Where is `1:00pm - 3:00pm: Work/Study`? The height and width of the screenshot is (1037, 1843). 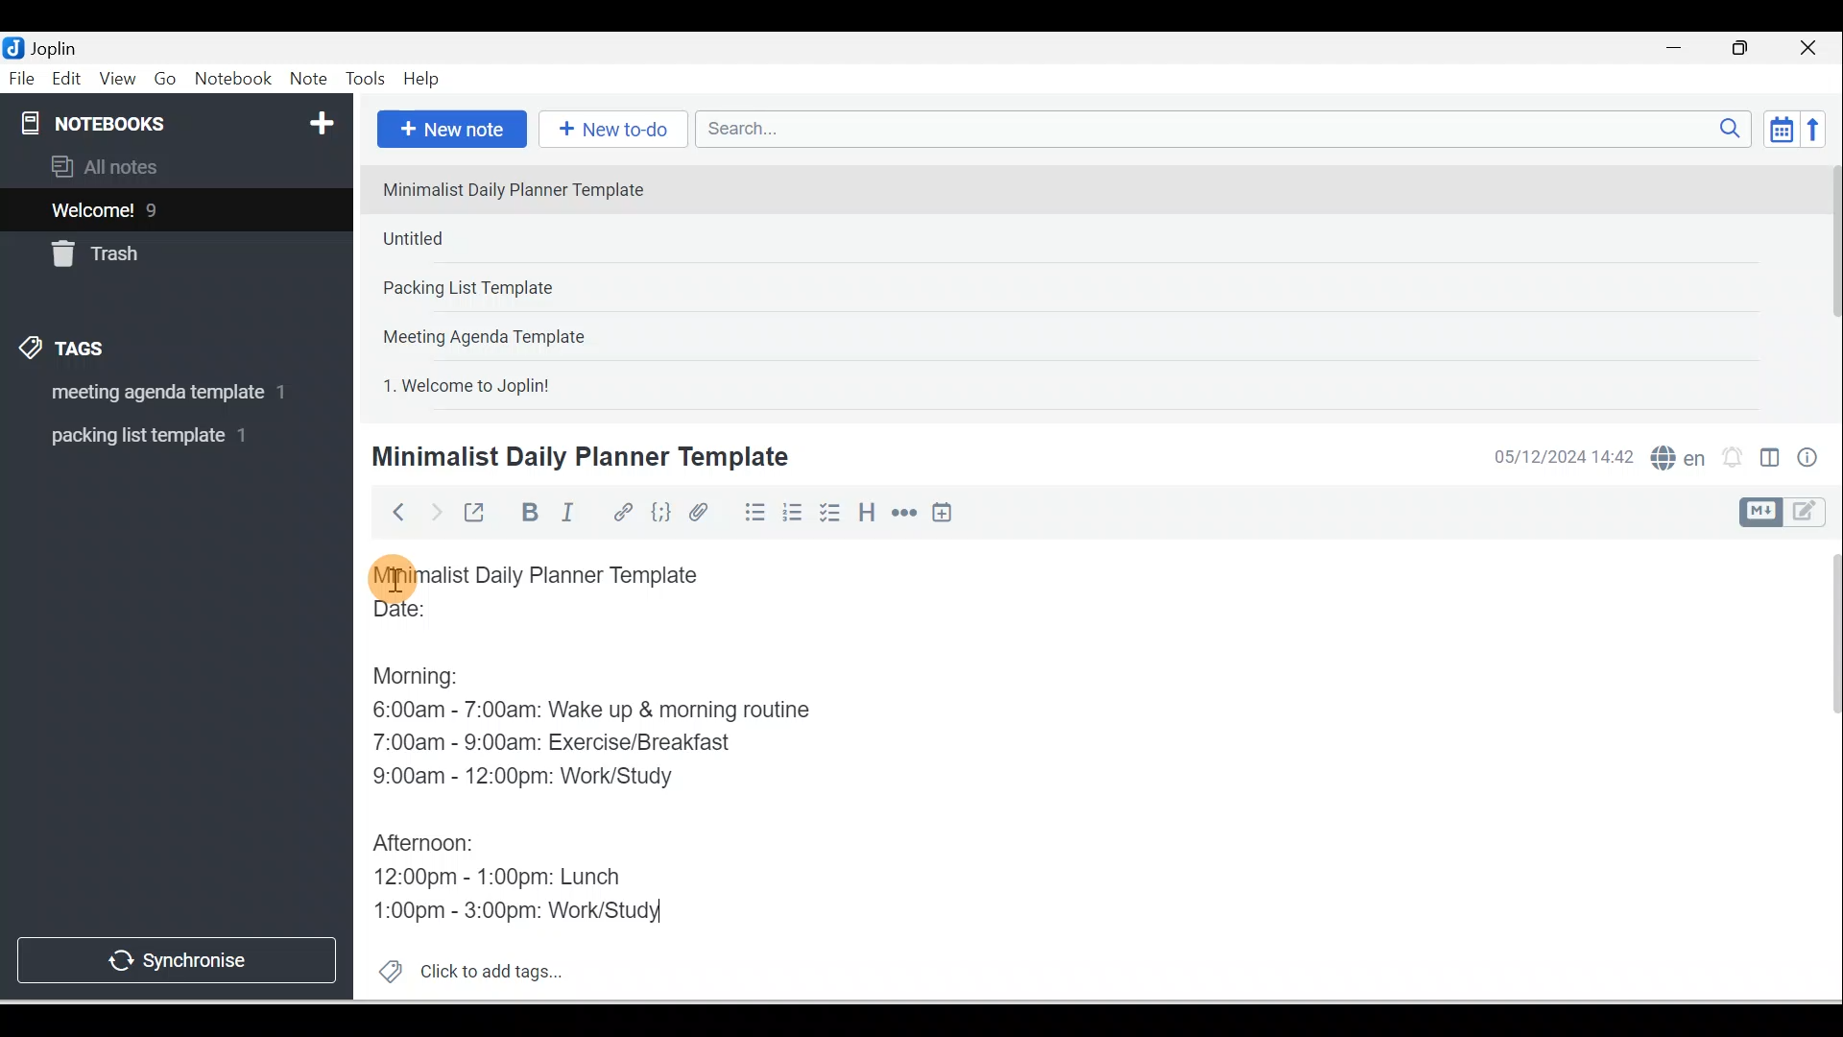
1:00pm - 3:00pm: Work/Study is located at coordinates (514, 909).